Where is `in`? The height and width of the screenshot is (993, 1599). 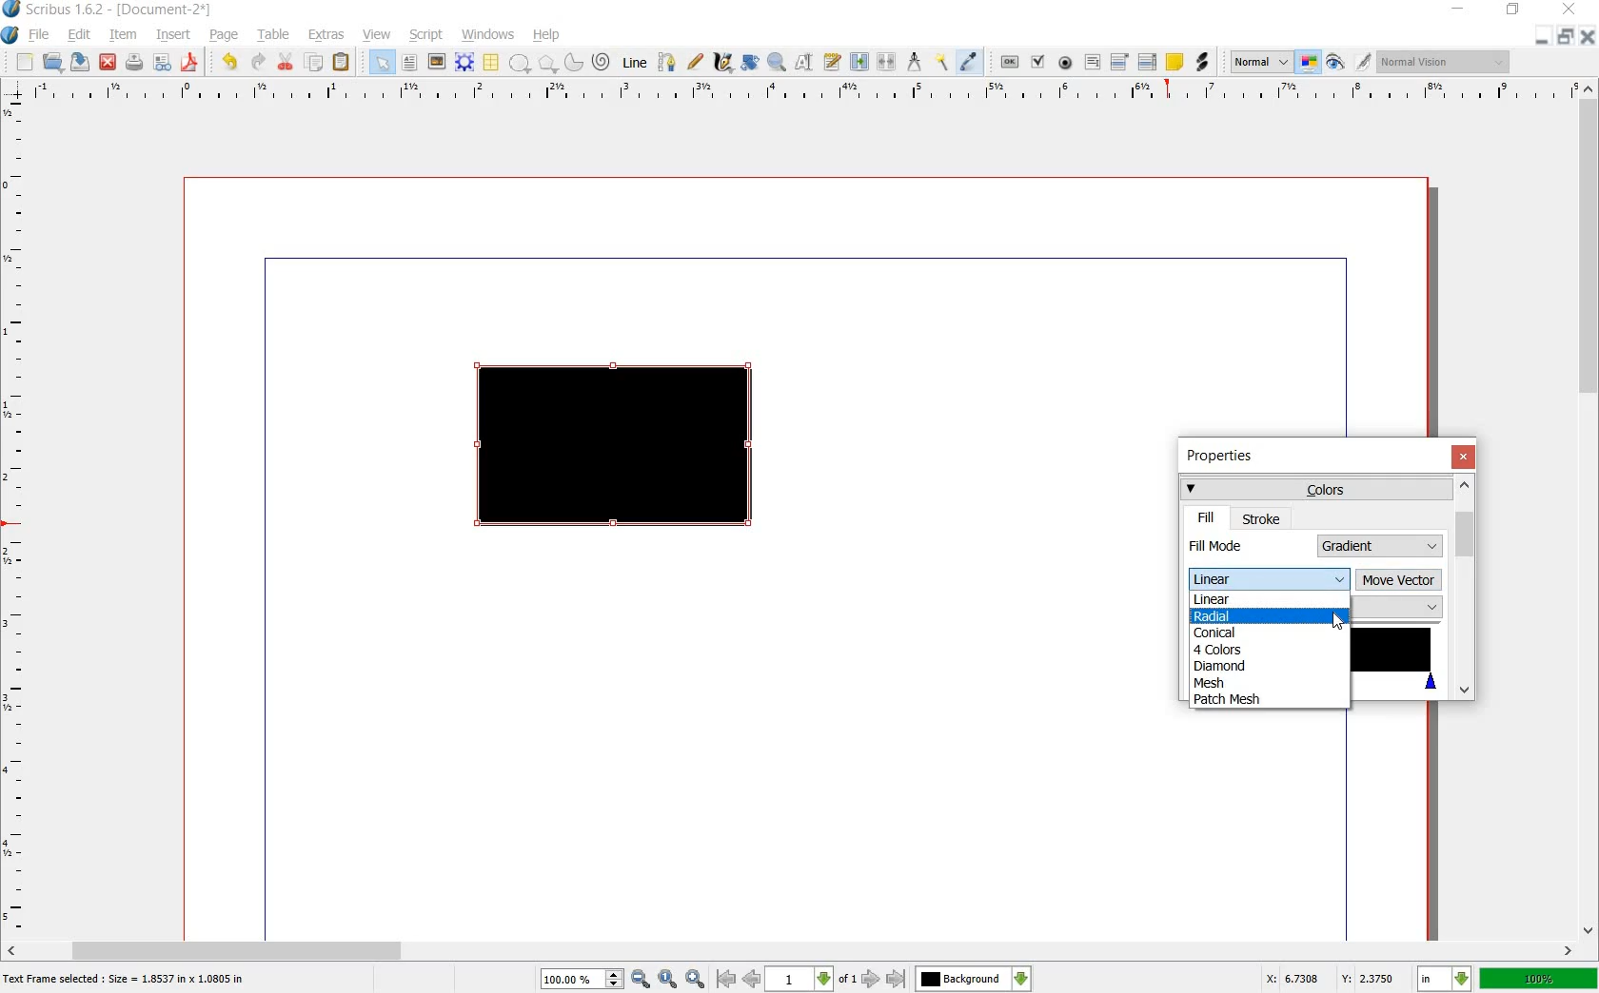 in is located at coordinates (1446, 979).